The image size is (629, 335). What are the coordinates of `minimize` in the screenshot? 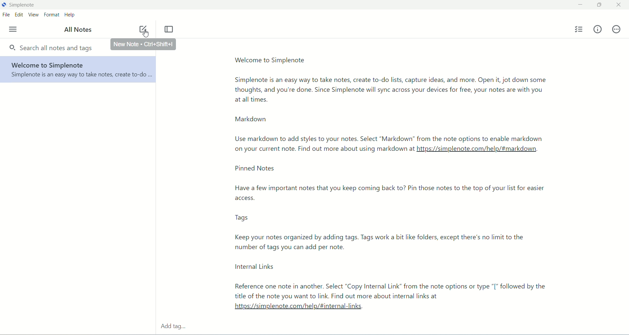 It's located at (581, 5).